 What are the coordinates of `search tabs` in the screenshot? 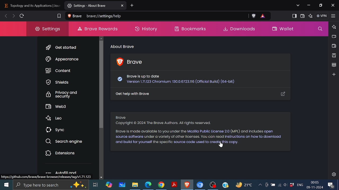 It's located at (298, 6).